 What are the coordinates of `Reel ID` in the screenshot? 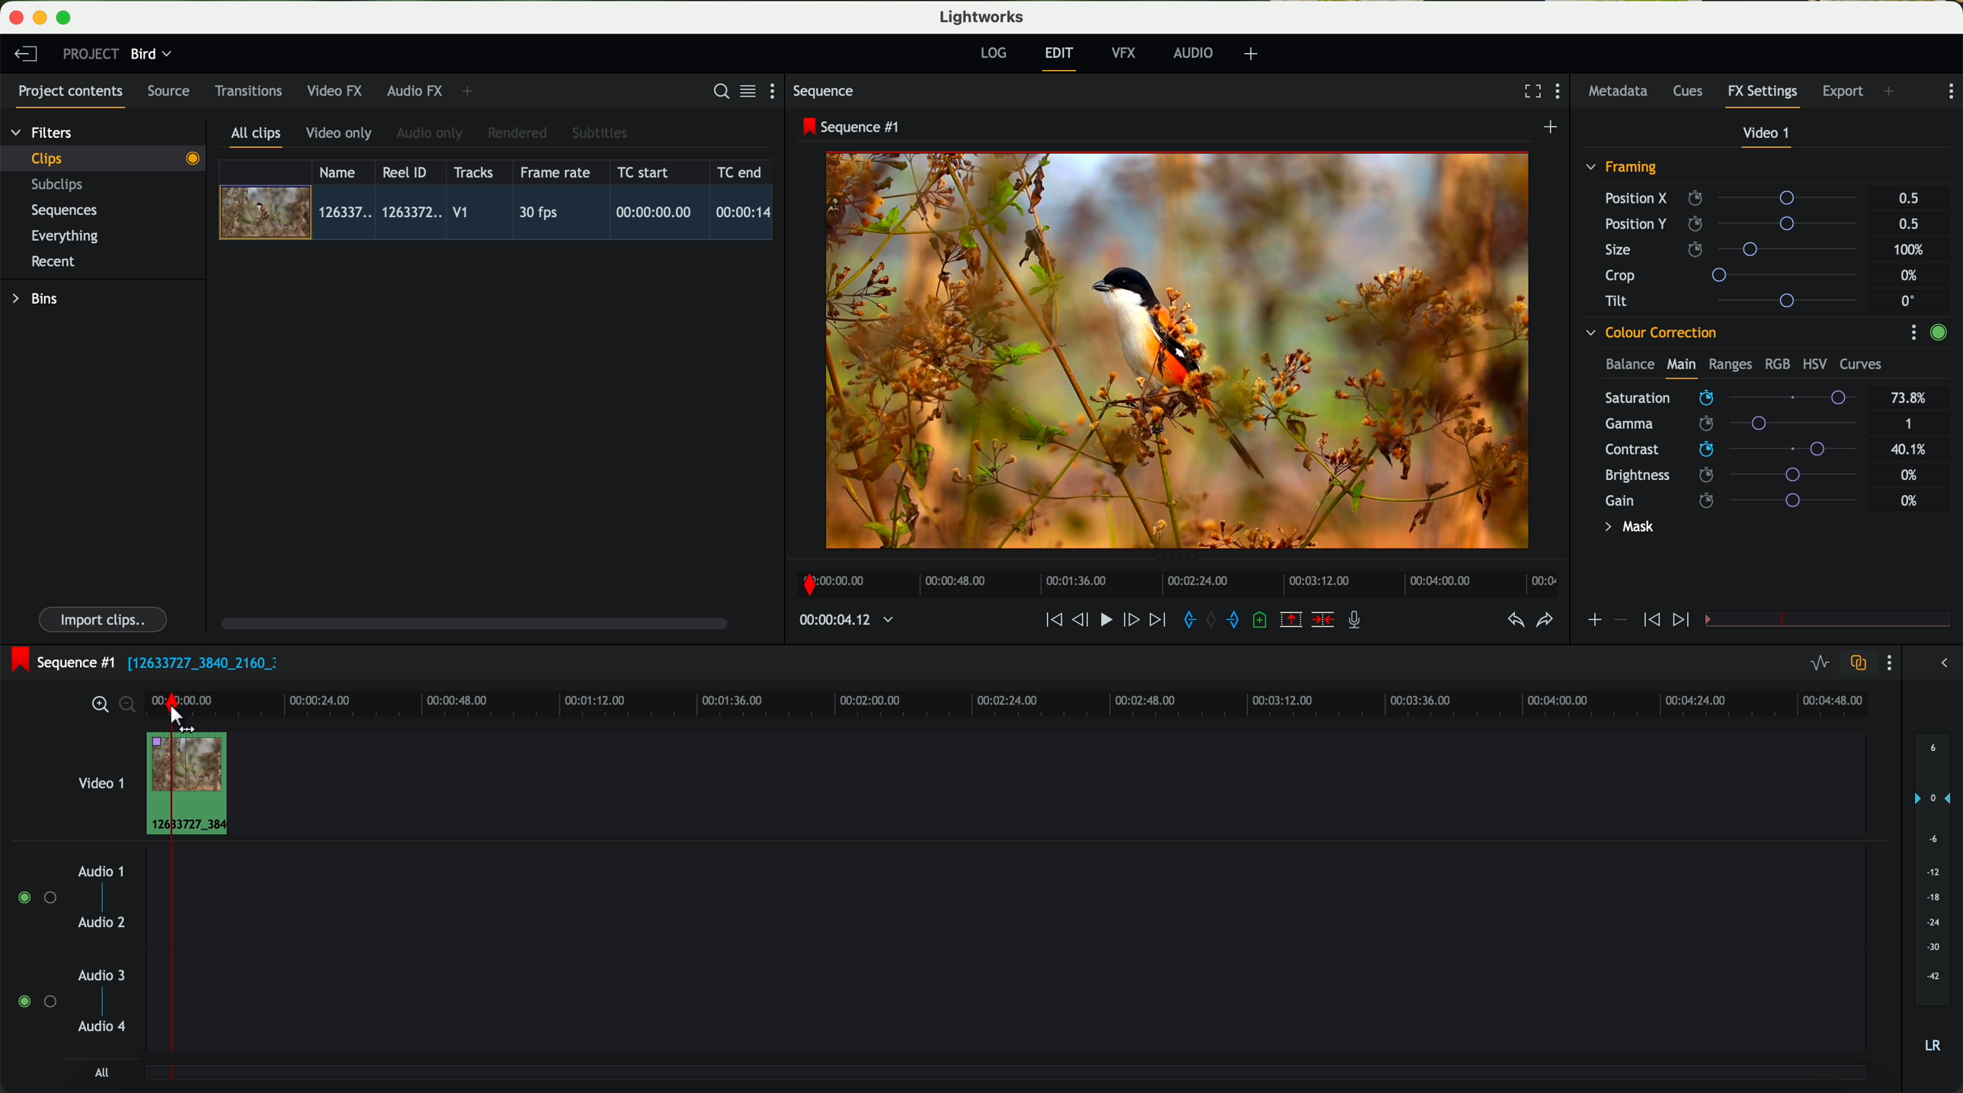 It's located at (408, 171).